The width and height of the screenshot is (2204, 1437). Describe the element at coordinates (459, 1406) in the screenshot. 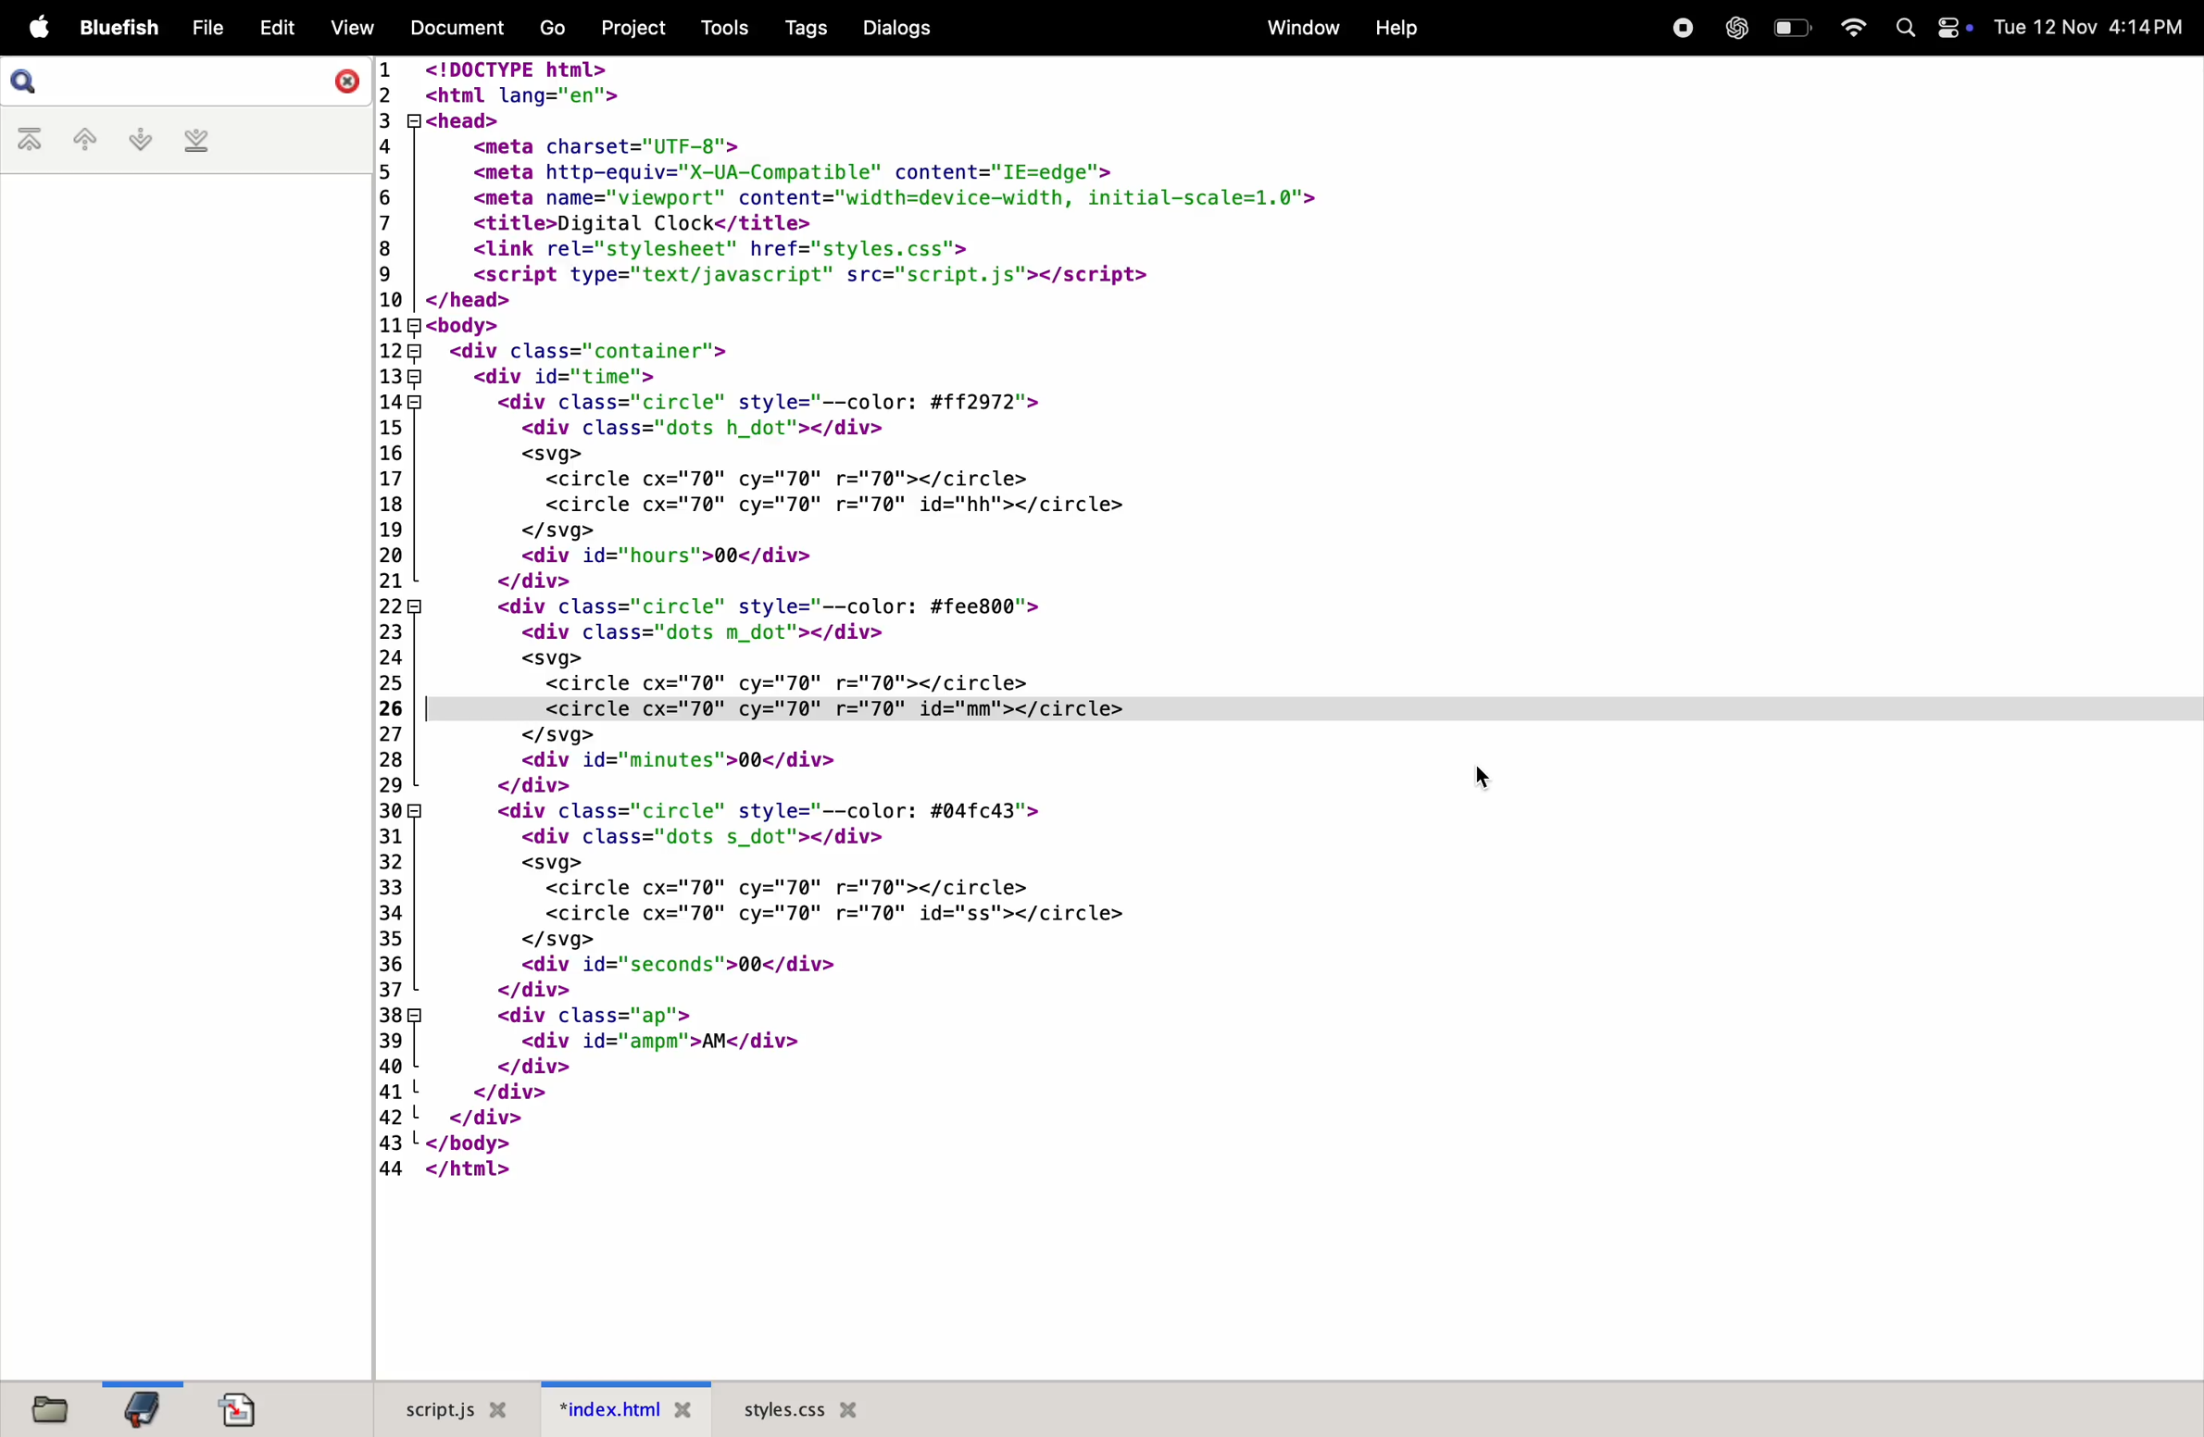

I see `script.js` at that location.